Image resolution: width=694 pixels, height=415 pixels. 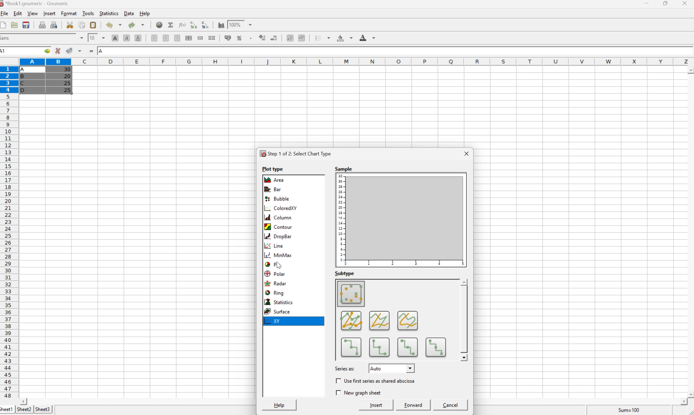 What do you see at coordinates (4, 25) in the screenshot?
I see `Create a new workbook` at bounding box center [4, 25].